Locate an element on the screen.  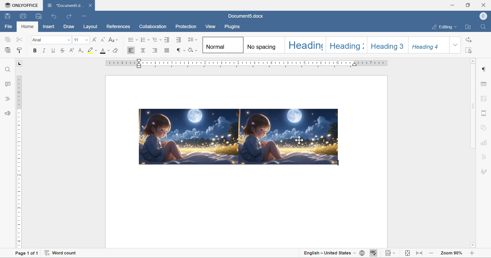
comments is located at coordinates (8, 84).